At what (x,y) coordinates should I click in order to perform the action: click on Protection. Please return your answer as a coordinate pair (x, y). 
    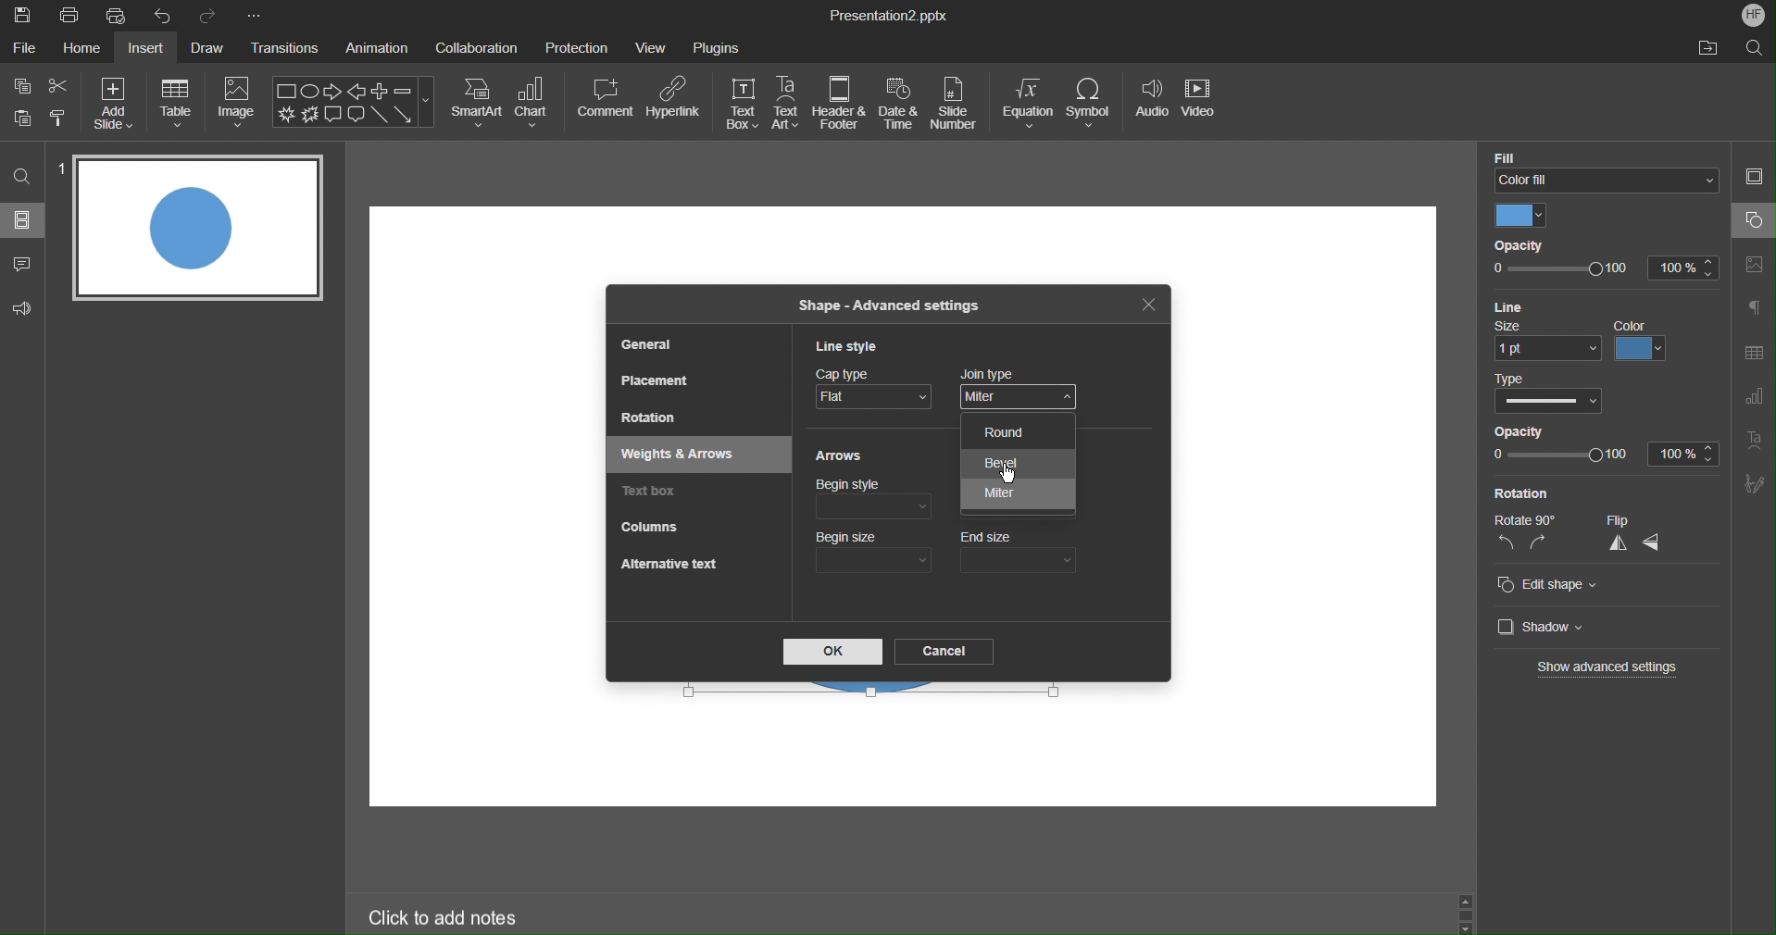
    Looking at the image, I should click on (577, 46).